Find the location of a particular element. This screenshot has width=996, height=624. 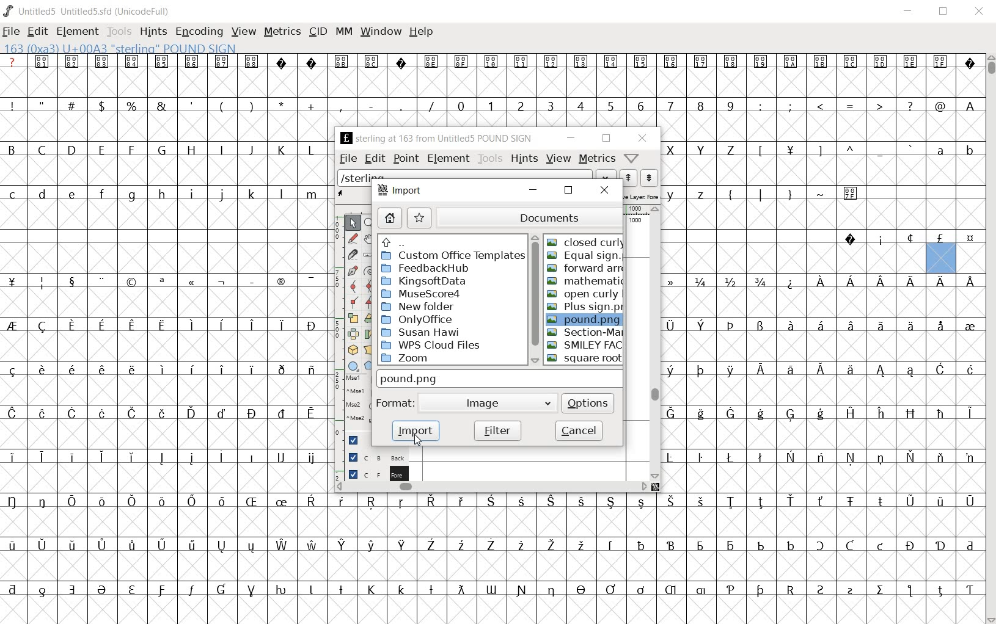

2 is located at coordinates (521, 105).